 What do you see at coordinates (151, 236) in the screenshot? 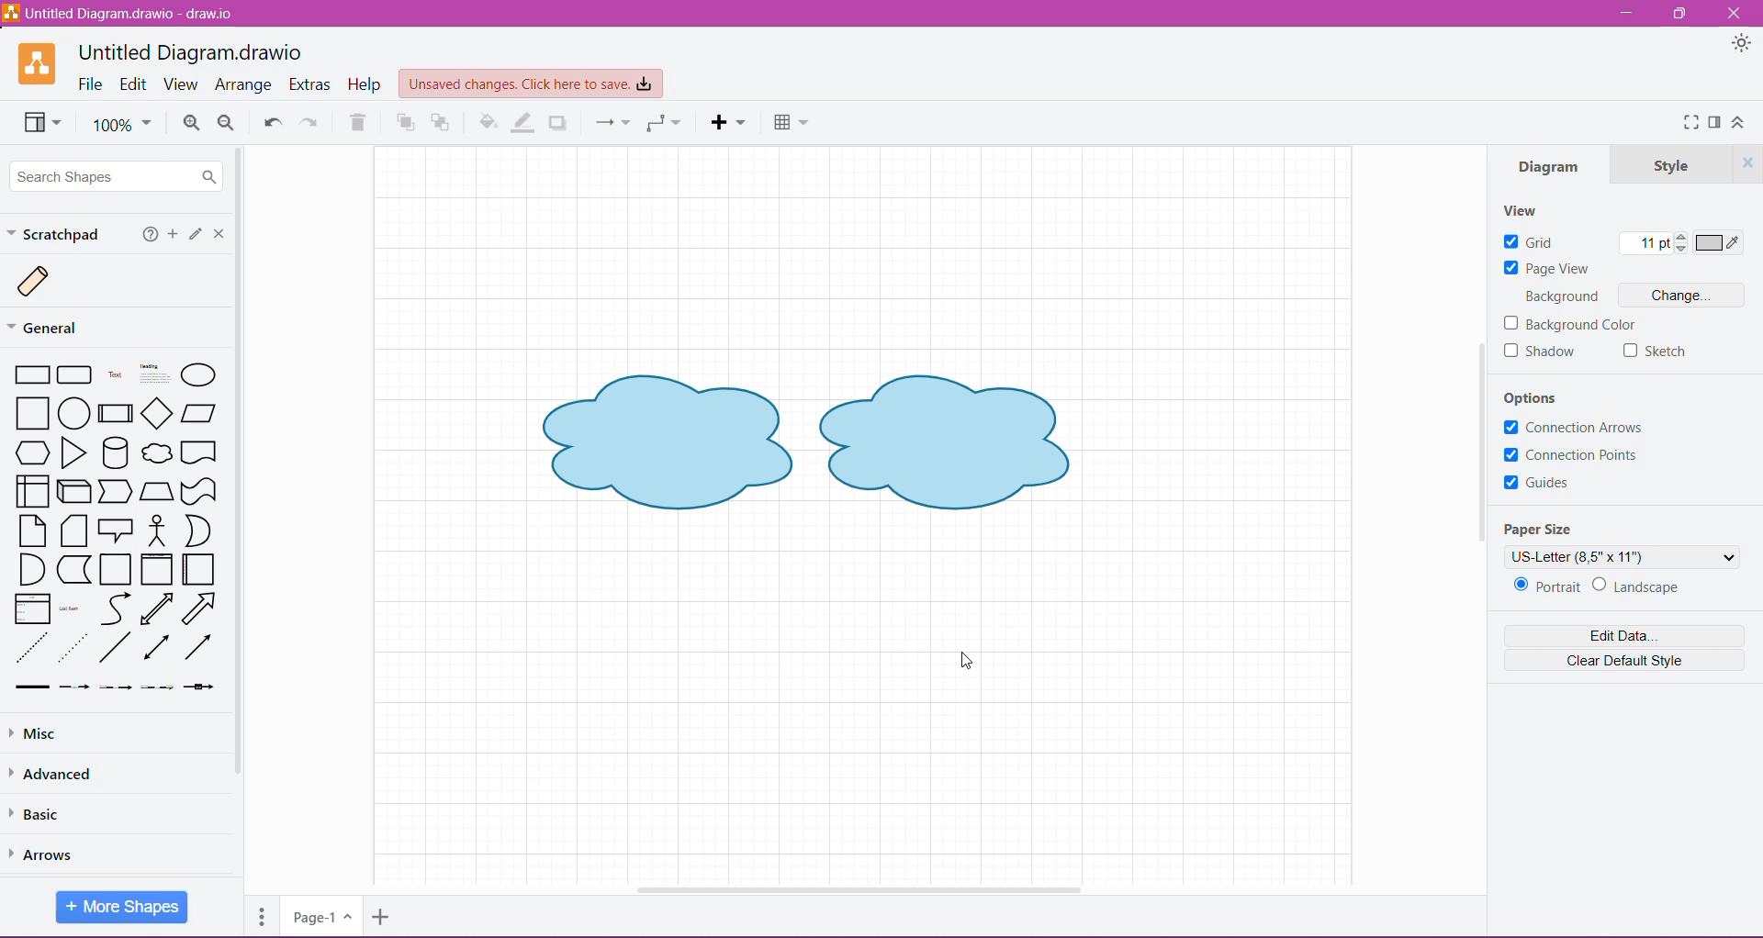
I see `Help` at bounding box center [151, 236].